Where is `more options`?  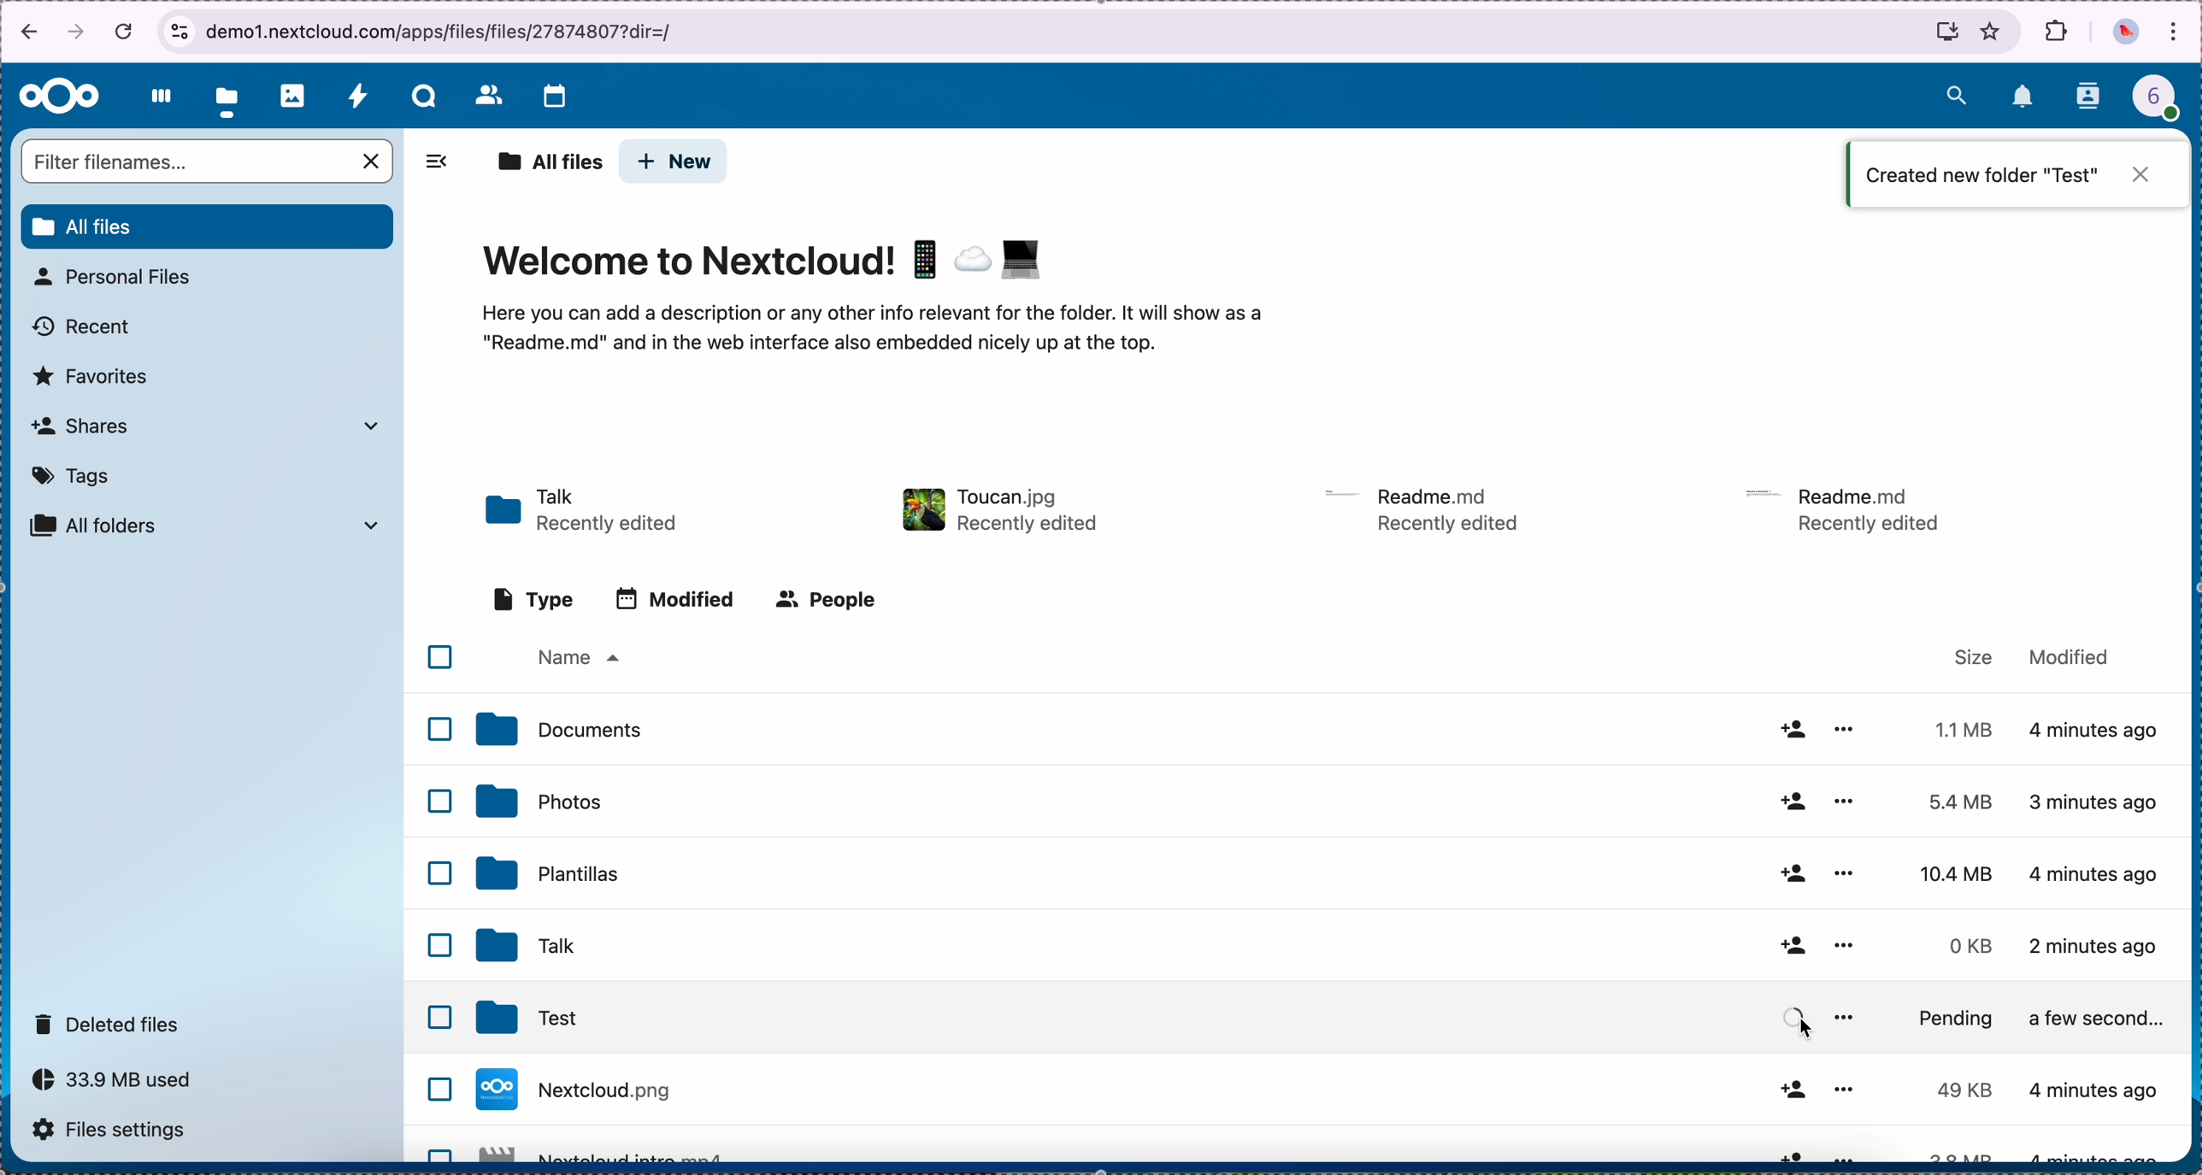 more options is located at coordinates (1841, 871).